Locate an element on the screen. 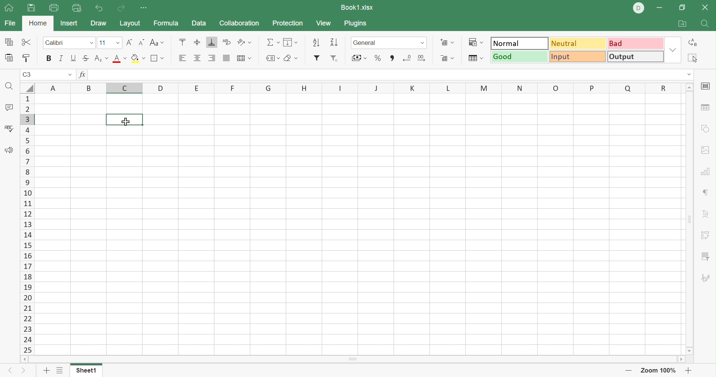 The height and width of the screenshot is (377, 716). Sheet1 is located at coordinates (86, 370).